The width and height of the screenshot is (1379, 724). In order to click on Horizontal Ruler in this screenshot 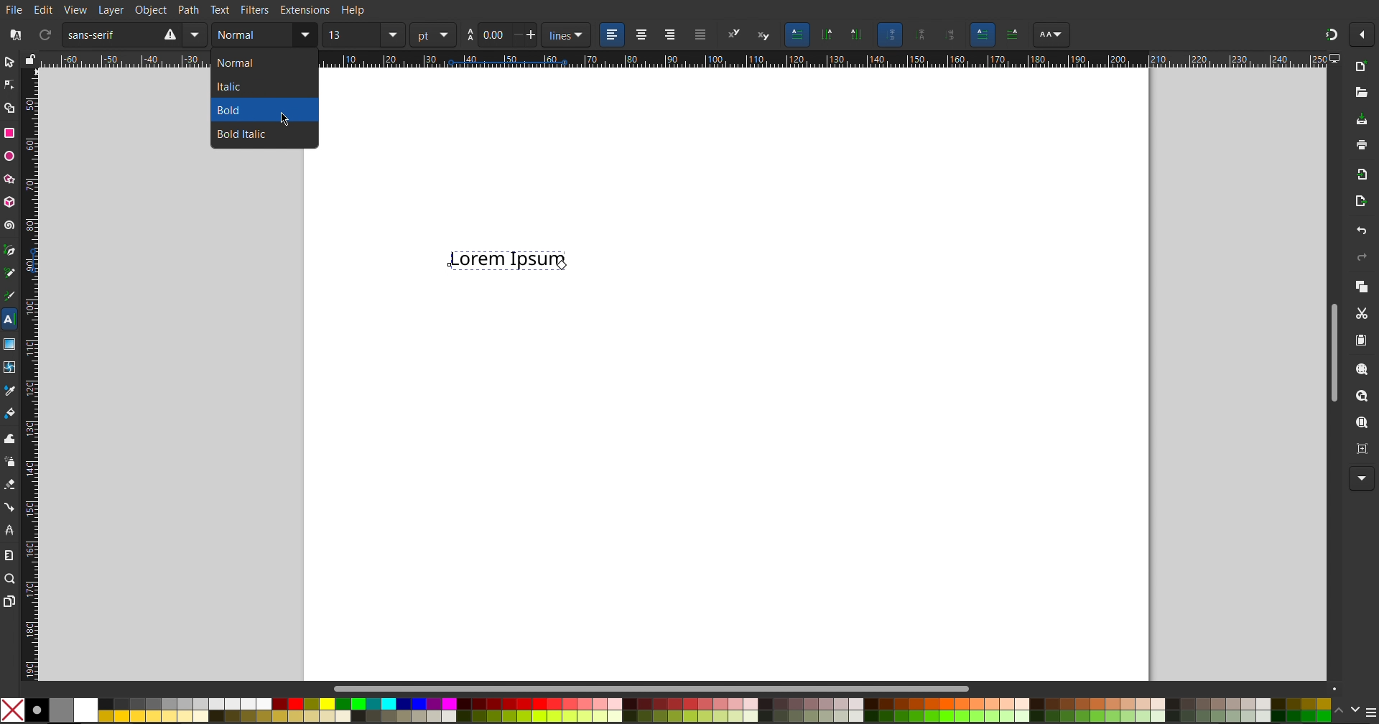, I will do `click(820, 60)`.